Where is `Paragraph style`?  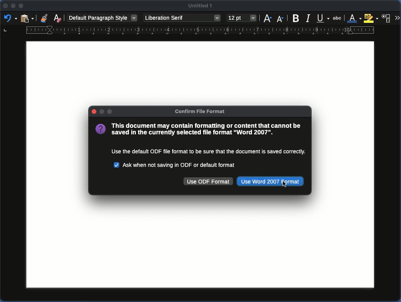 Paragraph style is located at coordinates (103, 17).